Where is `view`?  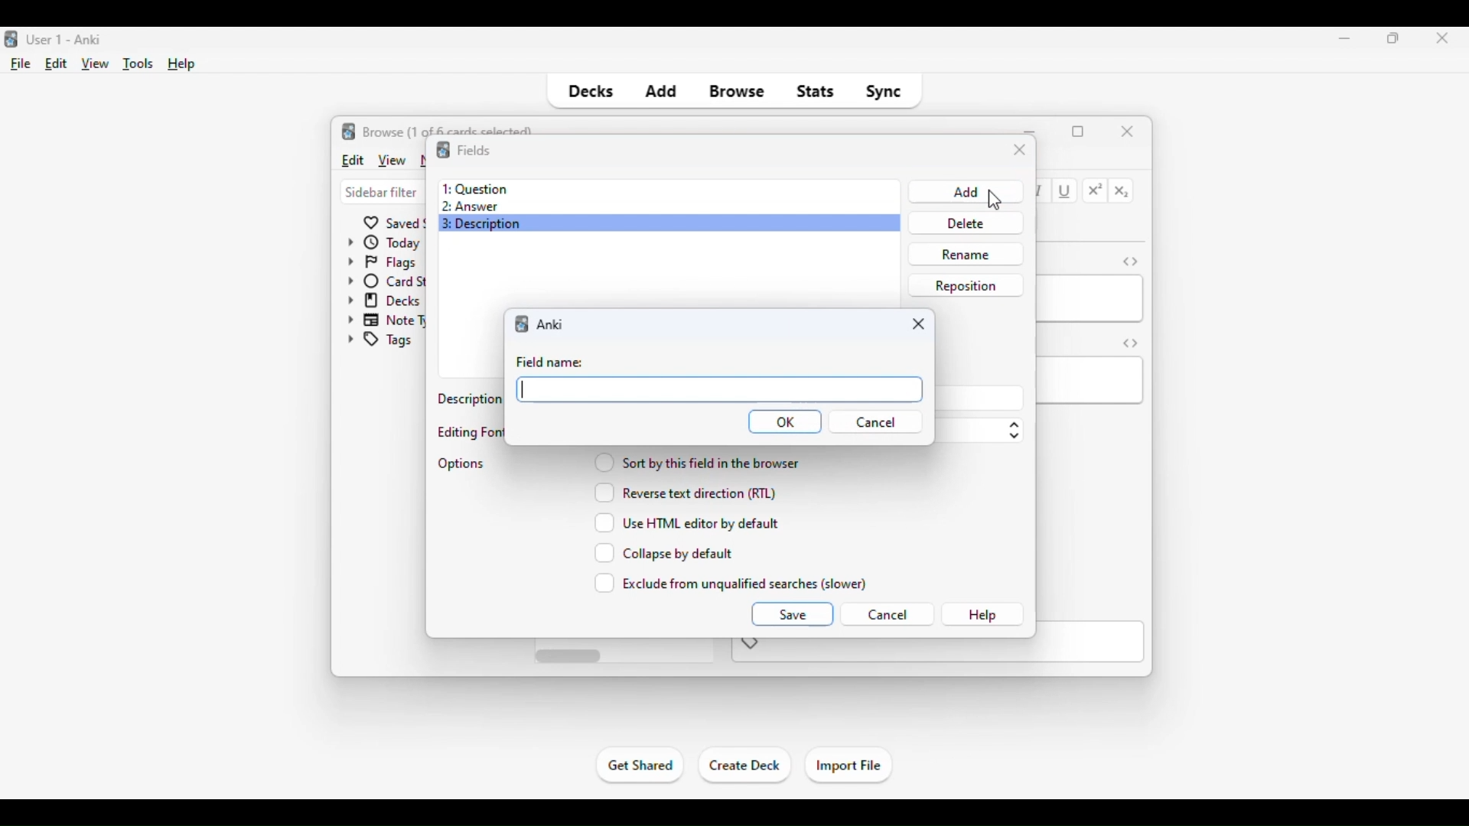
view is located at coordinates (391, 160).